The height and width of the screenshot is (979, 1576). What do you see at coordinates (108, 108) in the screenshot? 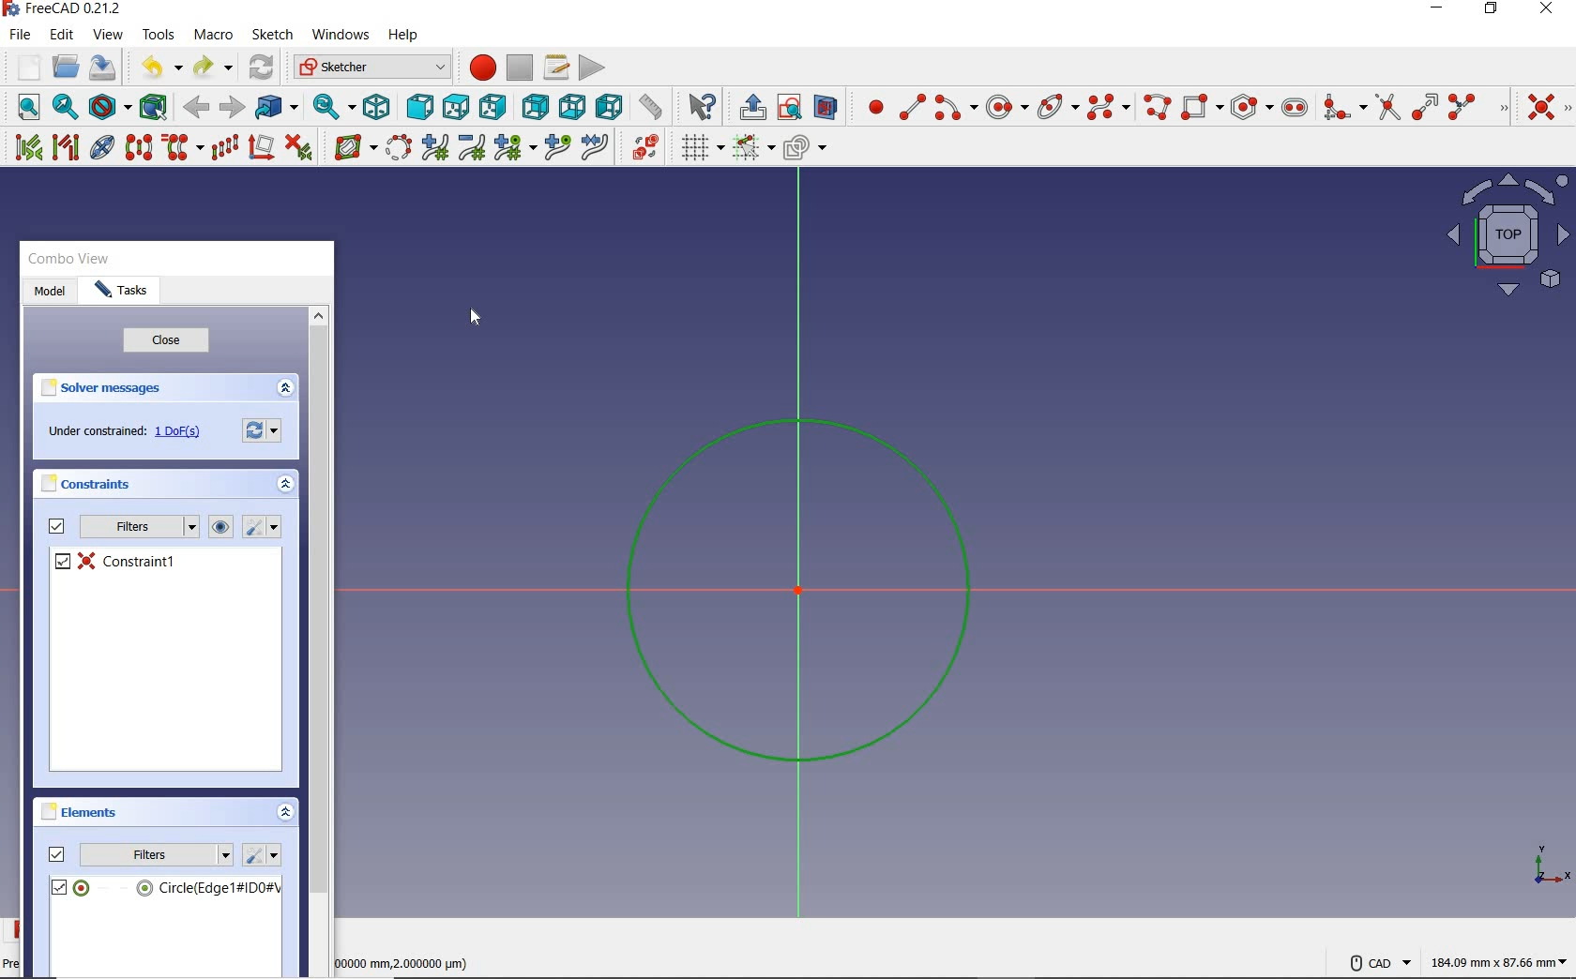
I see `draw style` at bounding box center [108, 108].